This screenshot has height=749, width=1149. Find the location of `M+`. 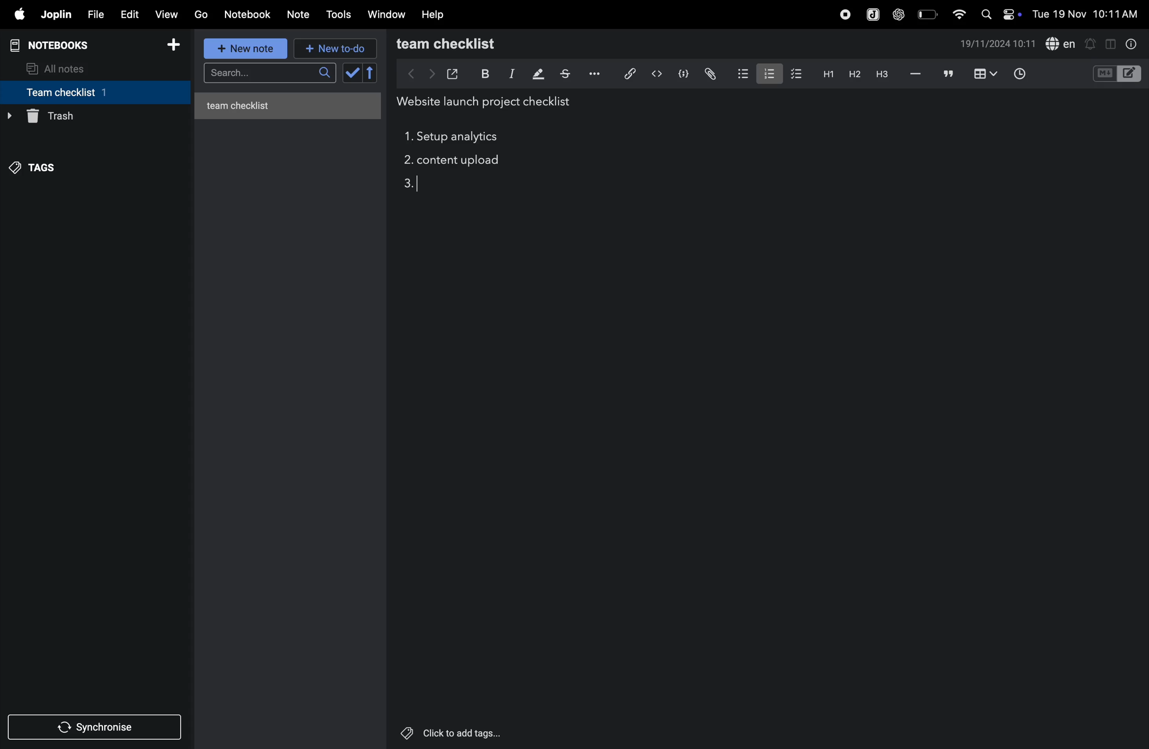

M+ is located at coordinates (1104, 74).